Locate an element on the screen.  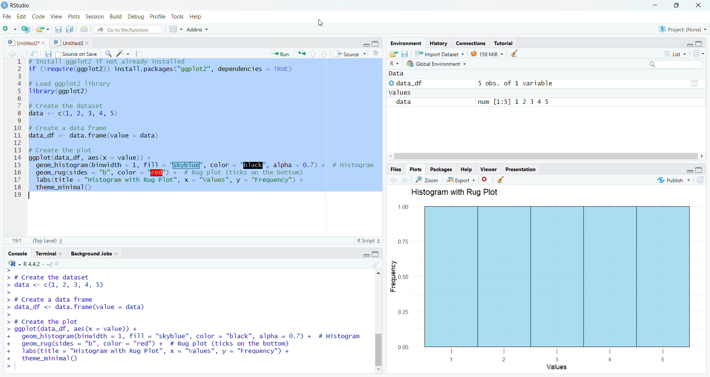
History is located at coordinates (437, 42).